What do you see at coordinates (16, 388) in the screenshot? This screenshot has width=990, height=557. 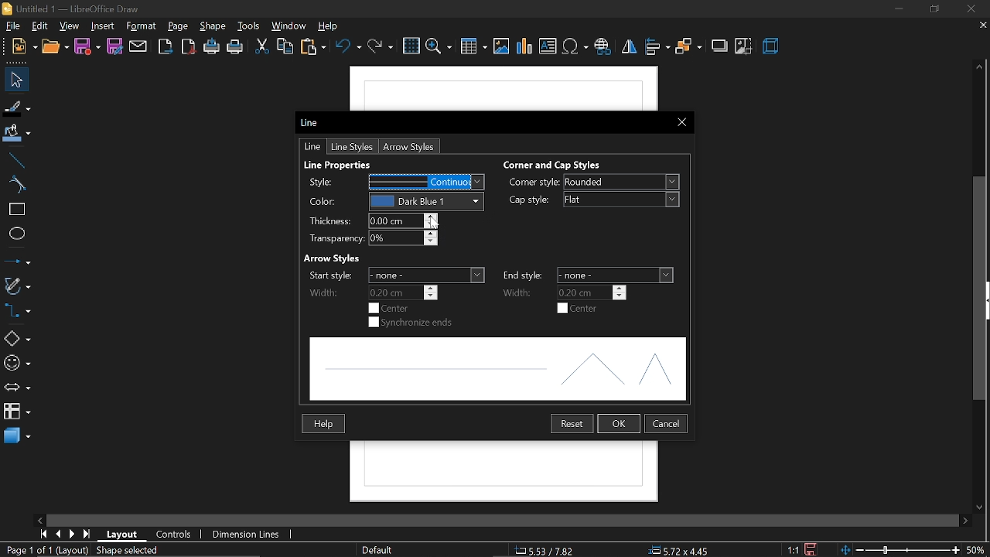 I see `arrows` at bounding box center [16, 388].